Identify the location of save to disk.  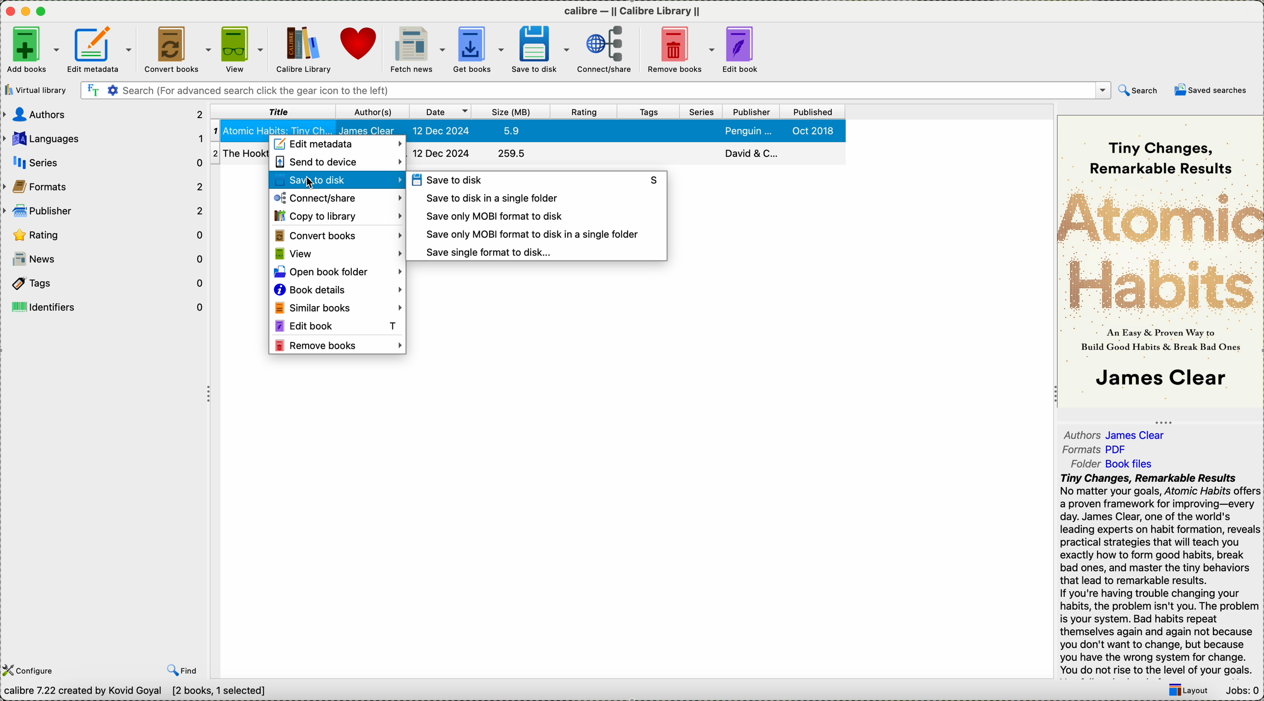
(538, 49).